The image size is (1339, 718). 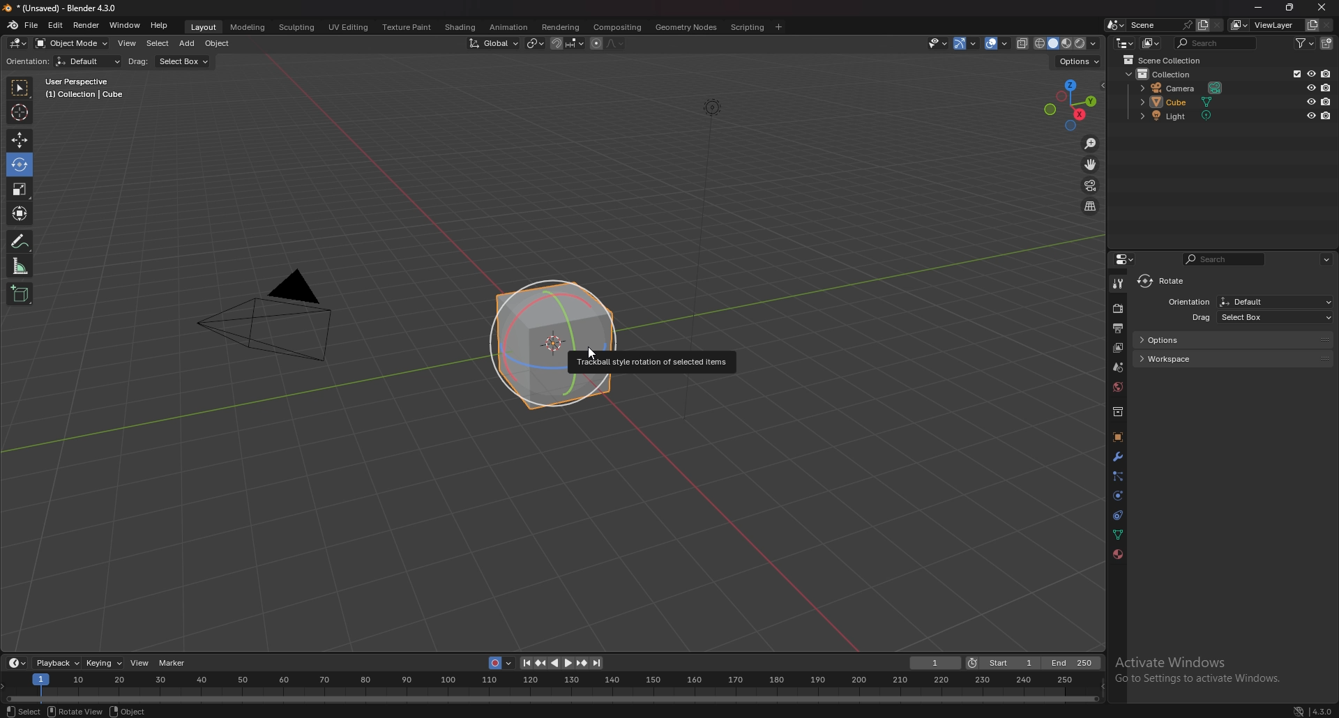 What do you see at coordinates (1188, 116) in the screenshot?
I see `light` at bounding box center [1188, 116].